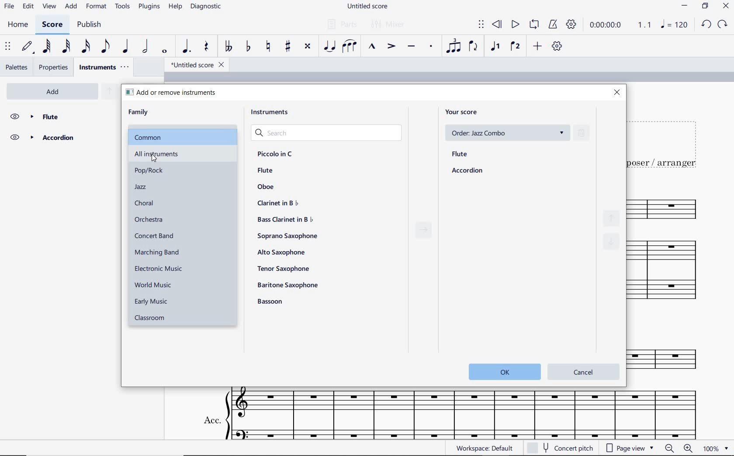  Describe the element at coordinates (679, 449) in the screenshot. I see `zoom out or zoom in` at that location.